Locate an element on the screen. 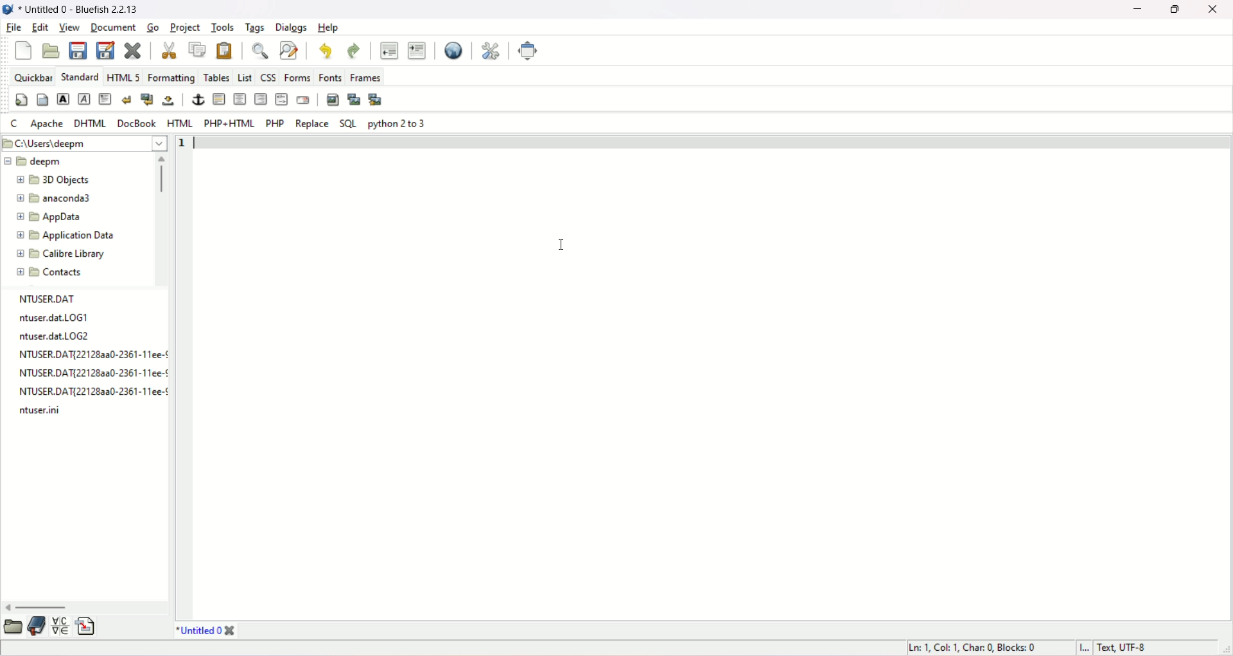 This screenshot has height=656, width=1233. PHP is located at coordinates (274, 124).